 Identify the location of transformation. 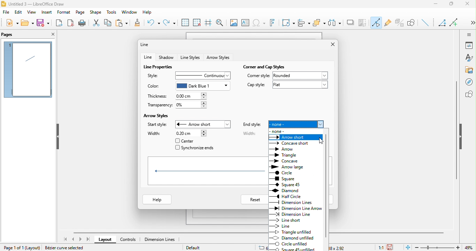
(288, 23).